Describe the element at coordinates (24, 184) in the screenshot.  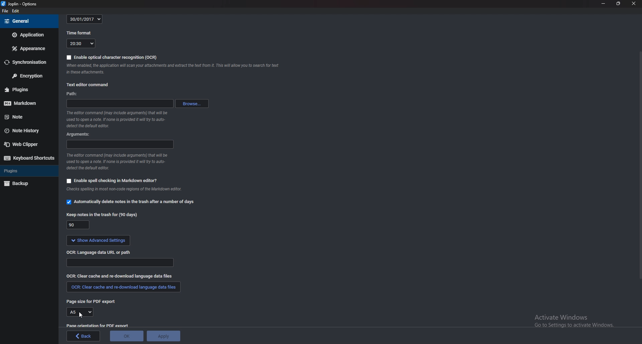
I see `Back up` at that location.